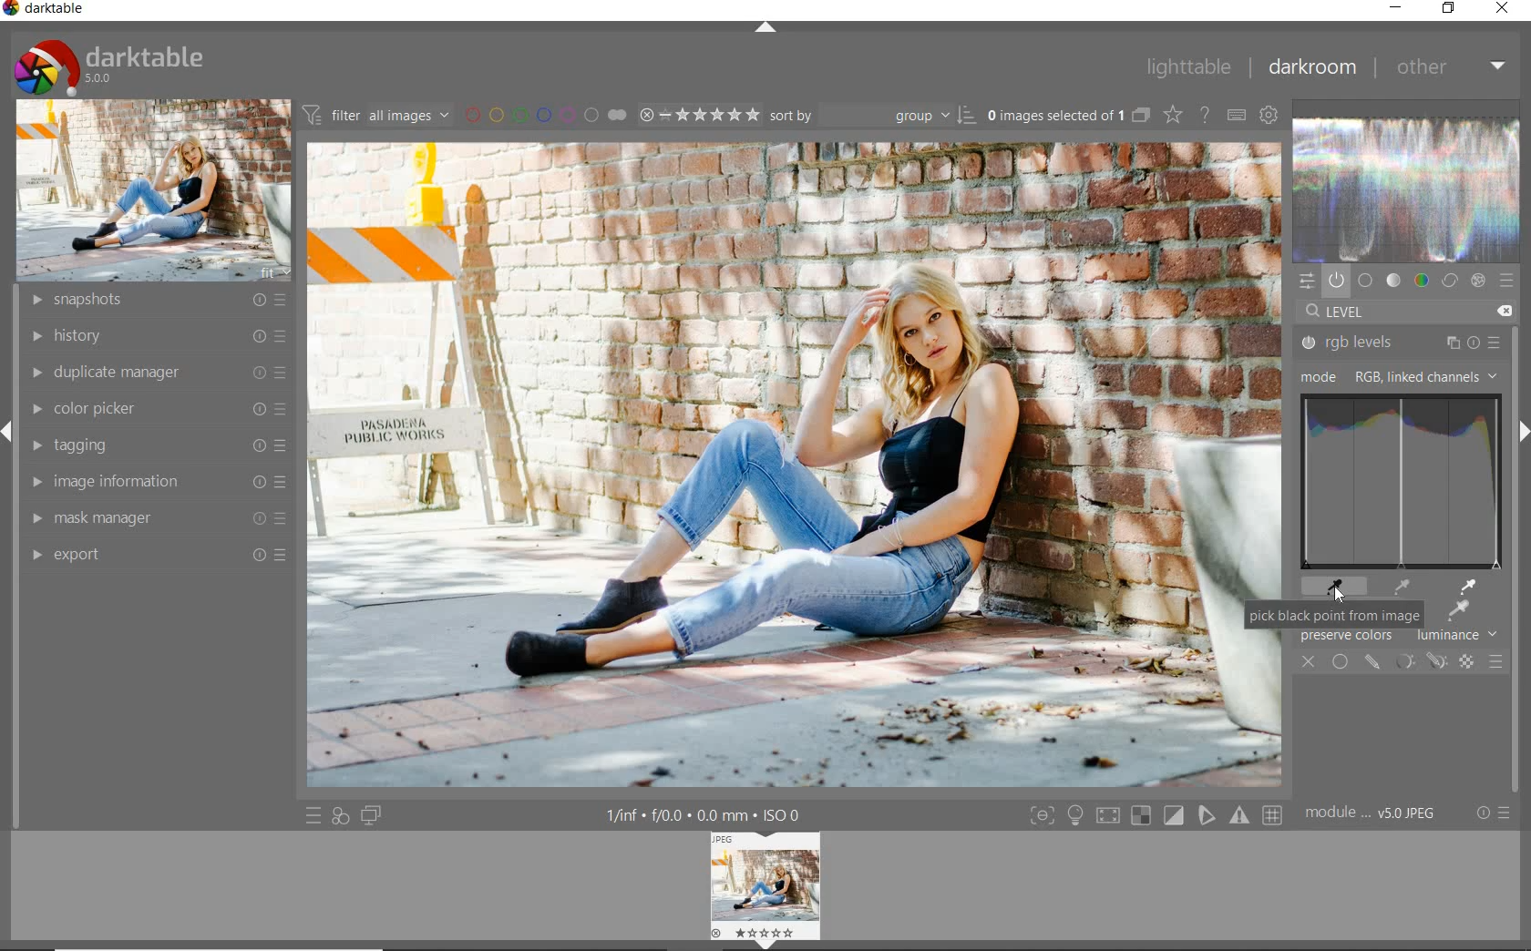 The image size is (1531, 951). I want to click on blending options, so click(1495, 660).